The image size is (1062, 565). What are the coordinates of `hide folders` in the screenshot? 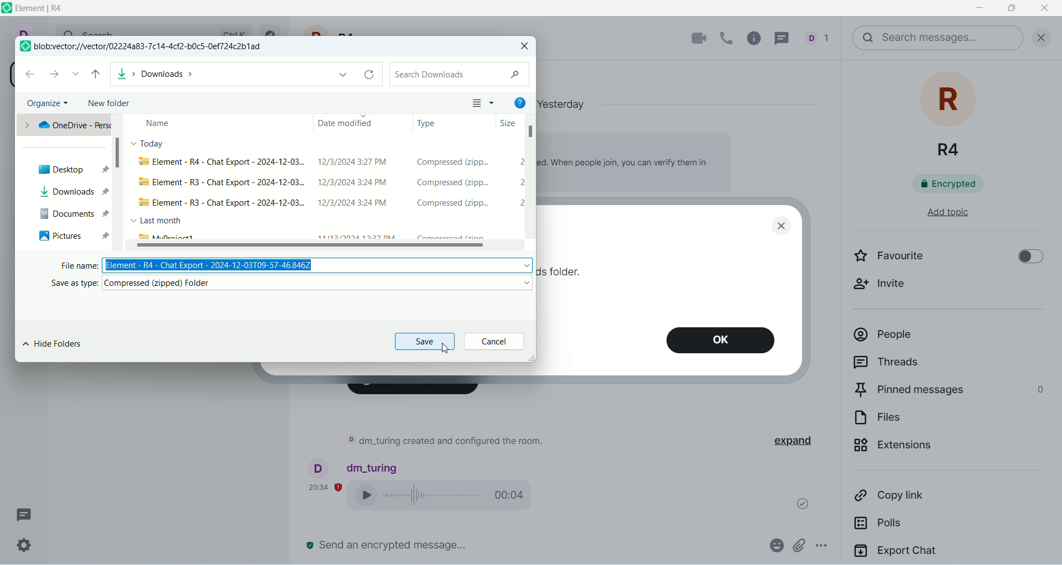 It's located at (53, 346).